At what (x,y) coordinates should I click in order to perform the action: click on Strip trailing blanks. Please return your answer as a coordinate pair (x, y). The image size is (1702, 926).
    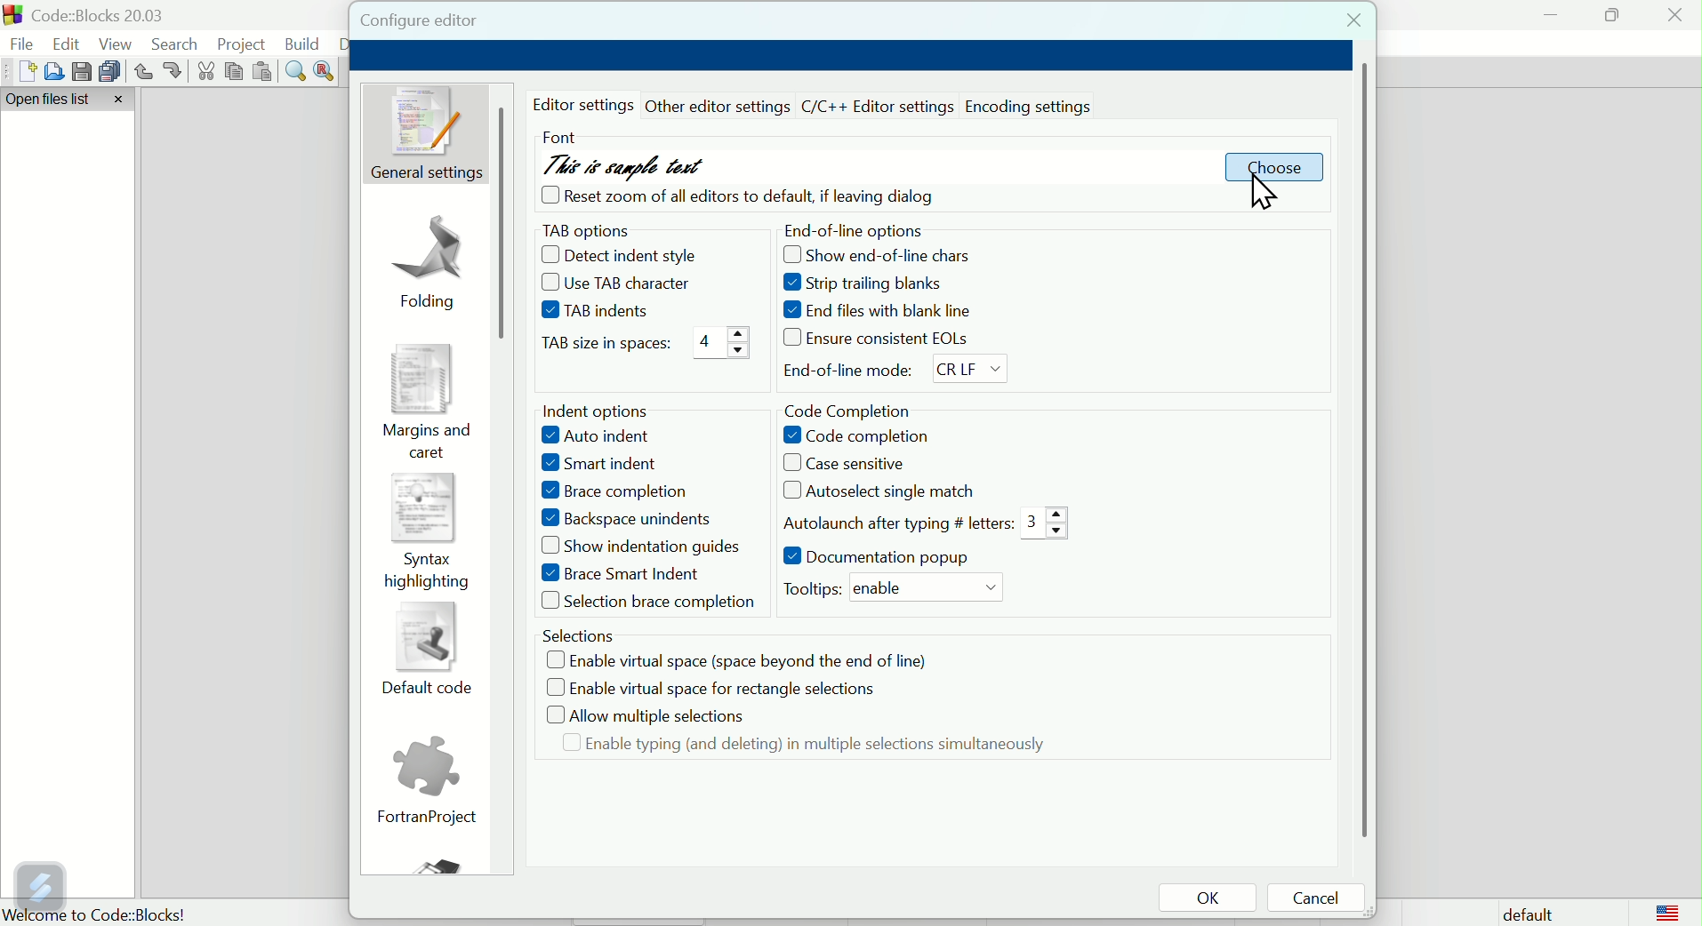
    Looking at the image, I should click on (877, 284).